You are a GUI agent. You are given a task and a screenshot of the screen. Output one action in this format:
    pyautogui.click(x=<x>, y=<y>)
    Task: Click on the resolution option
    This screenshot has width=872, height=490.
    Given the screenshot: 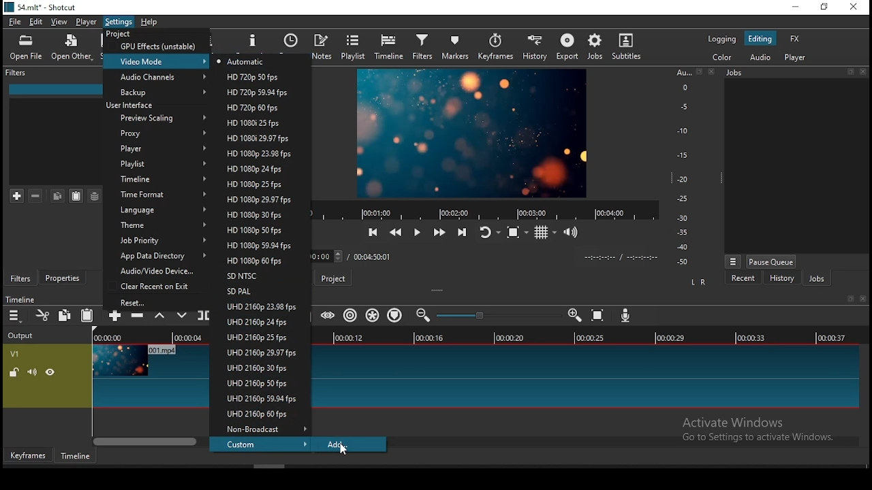 What is the action you would take?
    pyautogui.click(x=258, y=414)
    